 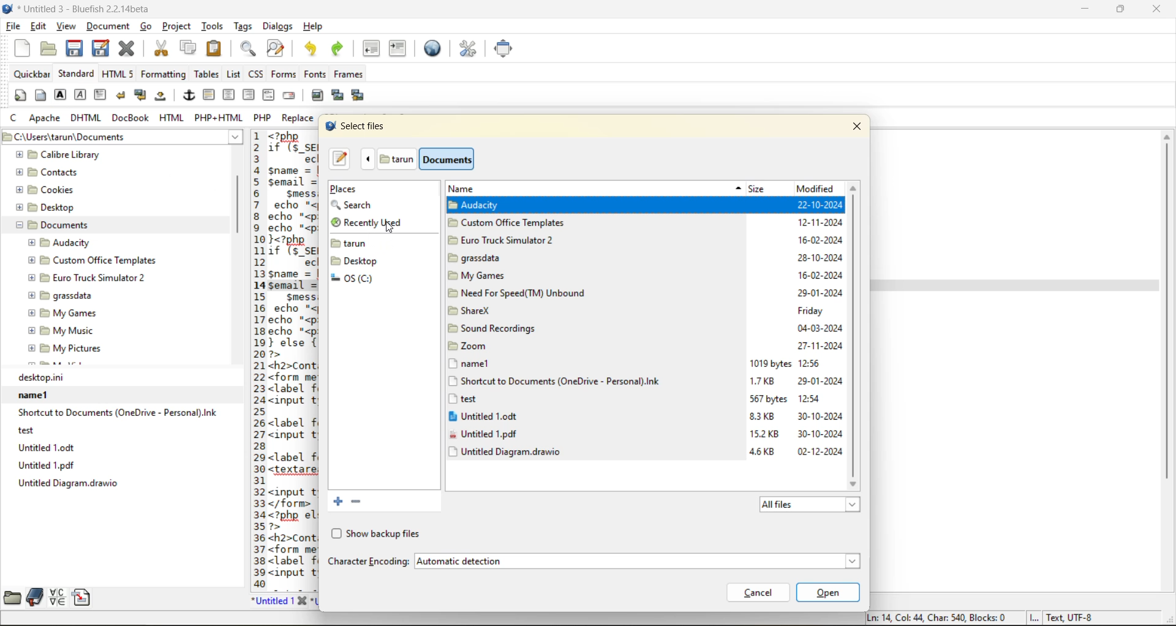 I want to click on untitle diagram.drawio, so click(x=121, y=483).